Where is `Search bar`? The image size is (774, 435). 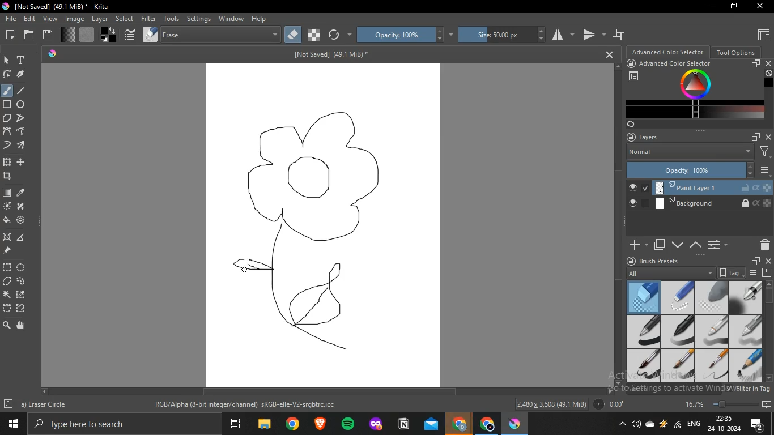 Search bar is located at coordinates (126, 424).